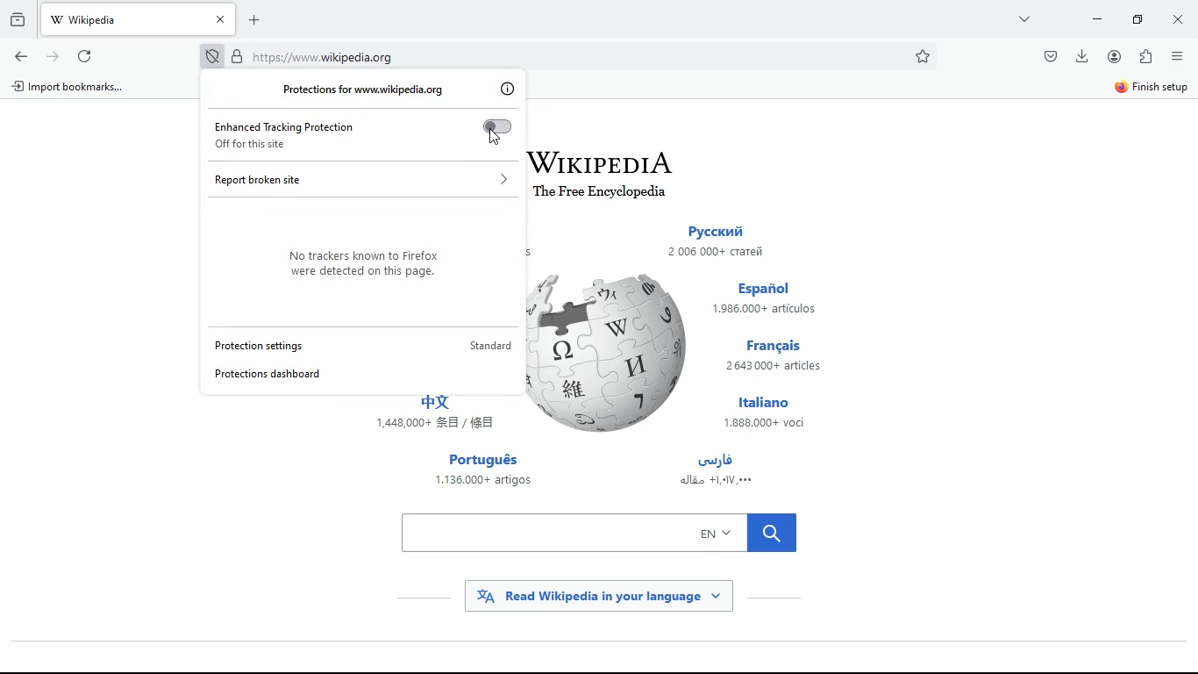 This screenshot has height=674, width=1198. What do you see at coordinates (214, 55) in the screenshot?
I see `protection` at bounding box center [214, 55].